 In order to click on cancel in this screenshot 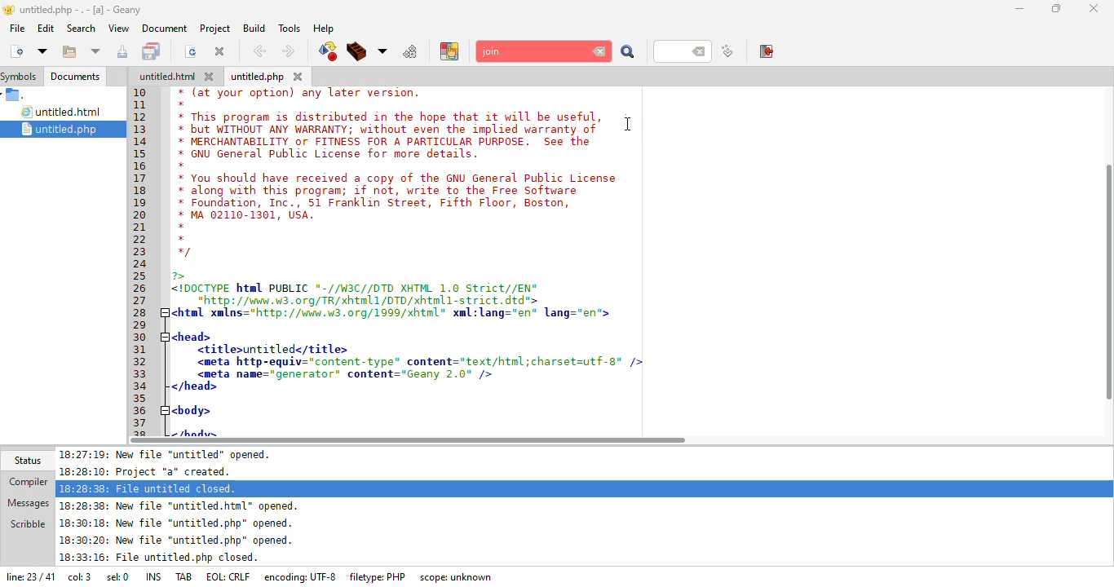, I will do `click(600, 52)`.